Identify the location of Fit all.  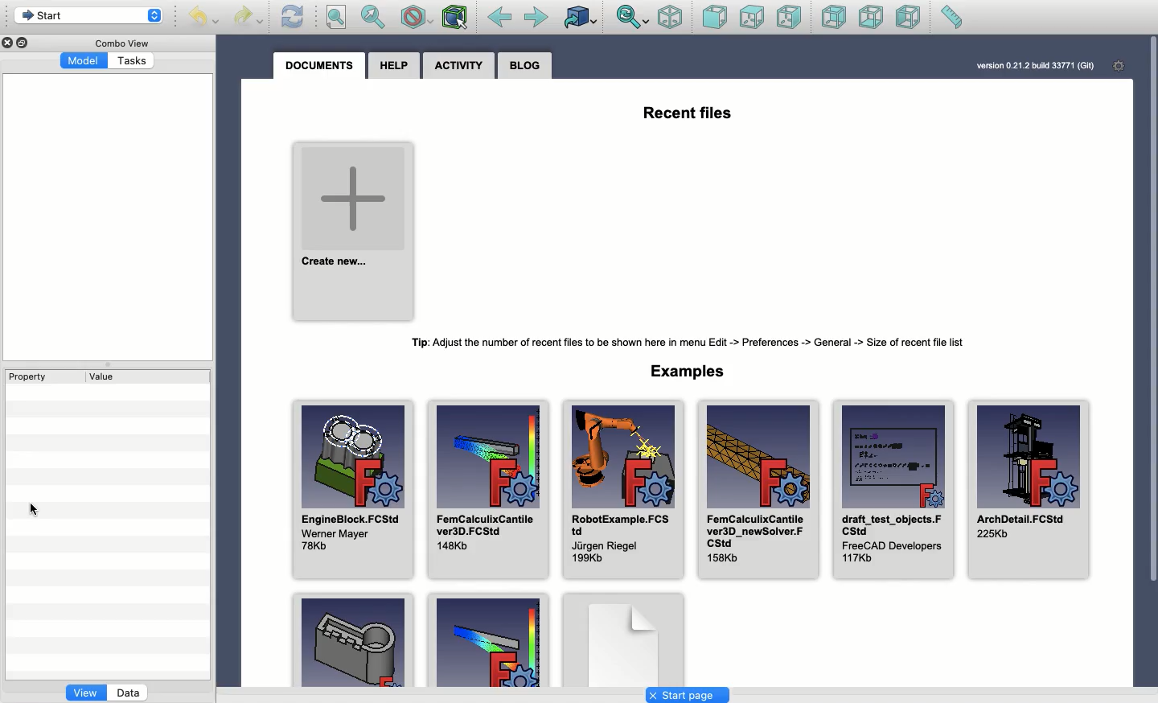
(336, 17).